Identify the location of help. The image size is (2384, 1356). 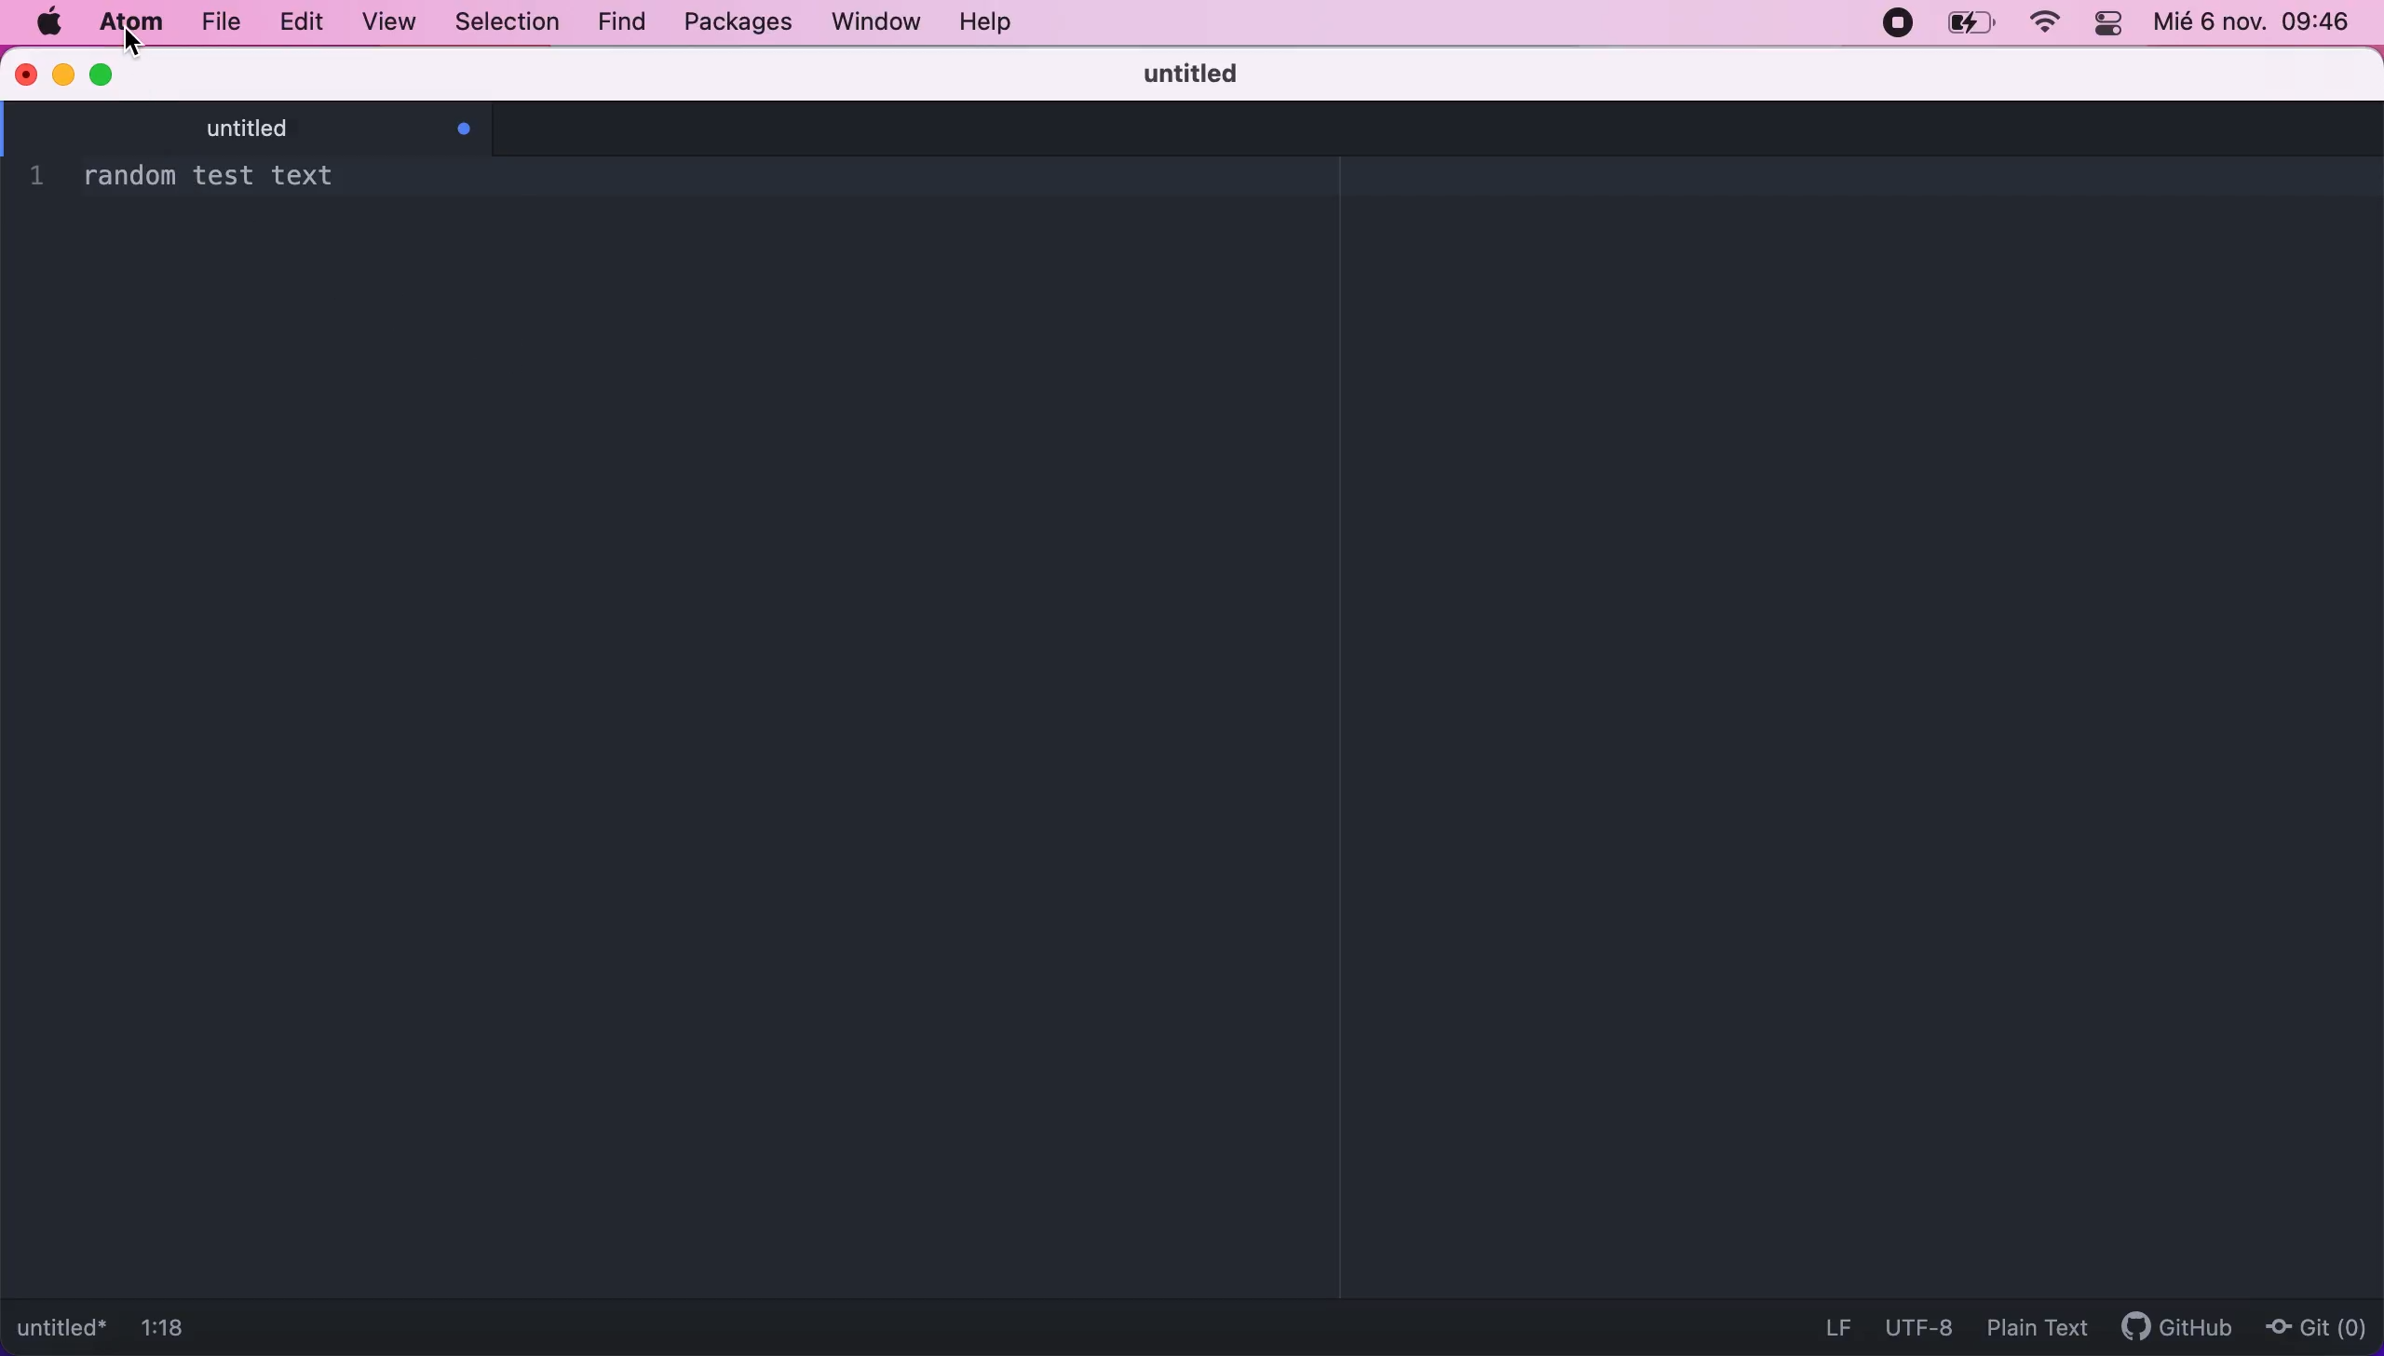
(998, 22).